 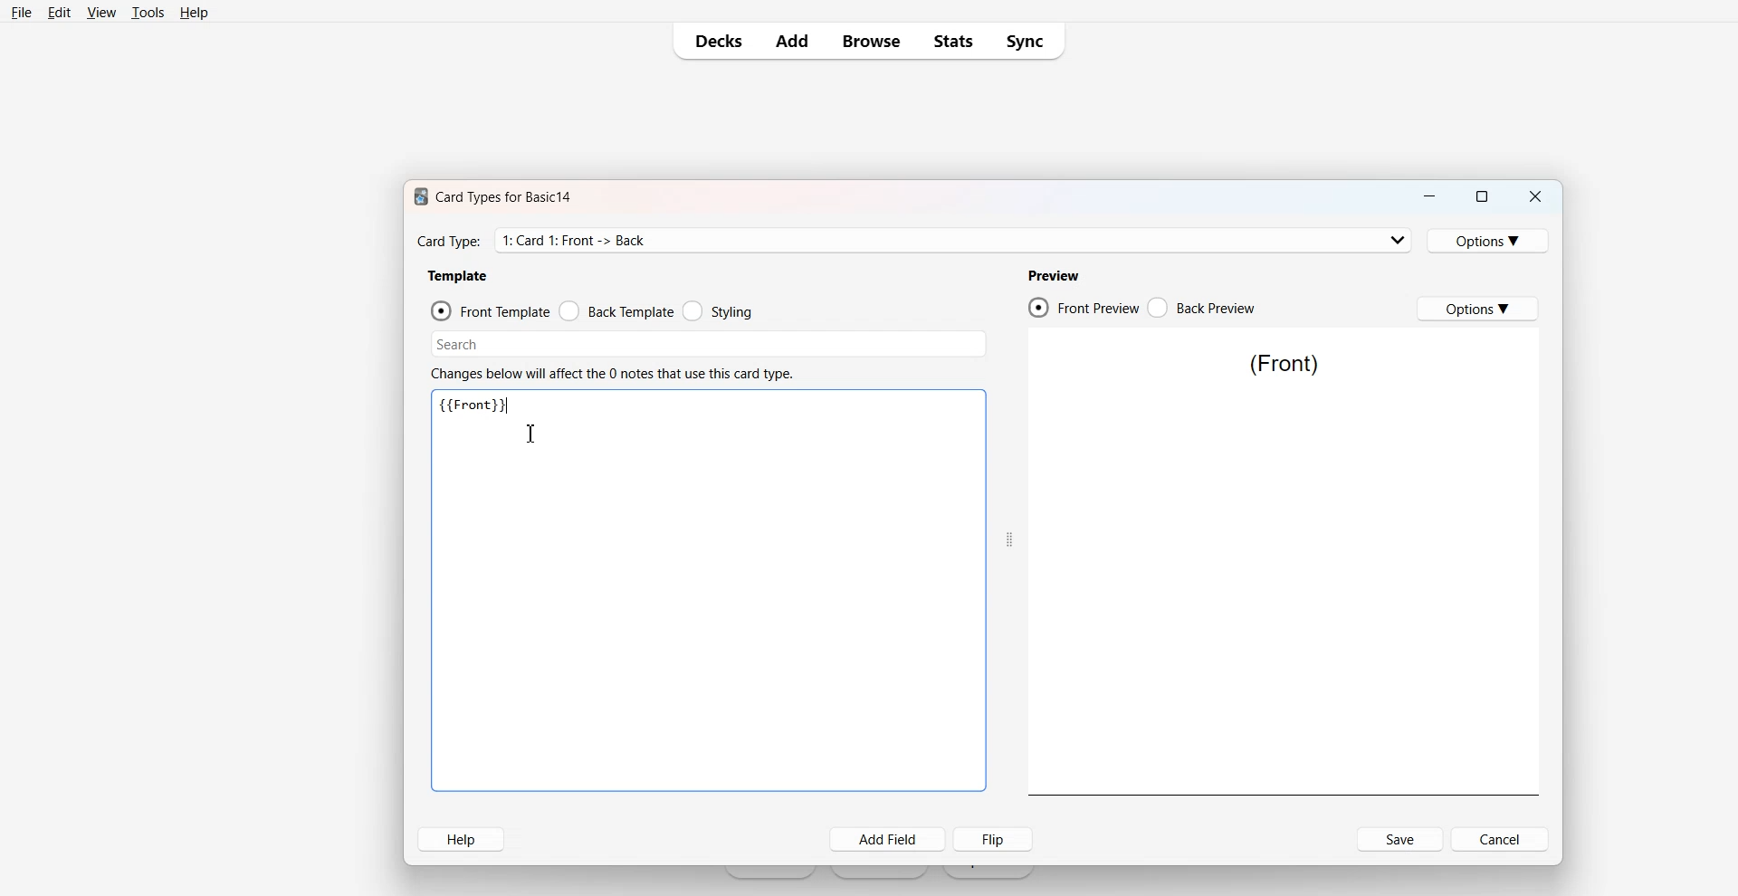 I want to click on Close, so click(x=1534, y=196).